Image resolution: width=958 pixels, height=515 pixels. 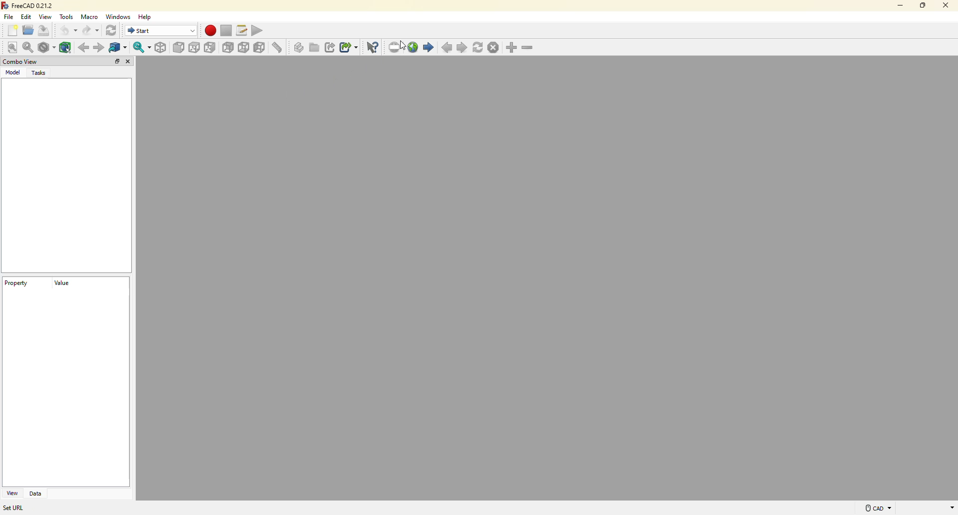 What do you see at coordinates (47, 31) in the screenshot?
I see `save` at bounding box center [47, 31].